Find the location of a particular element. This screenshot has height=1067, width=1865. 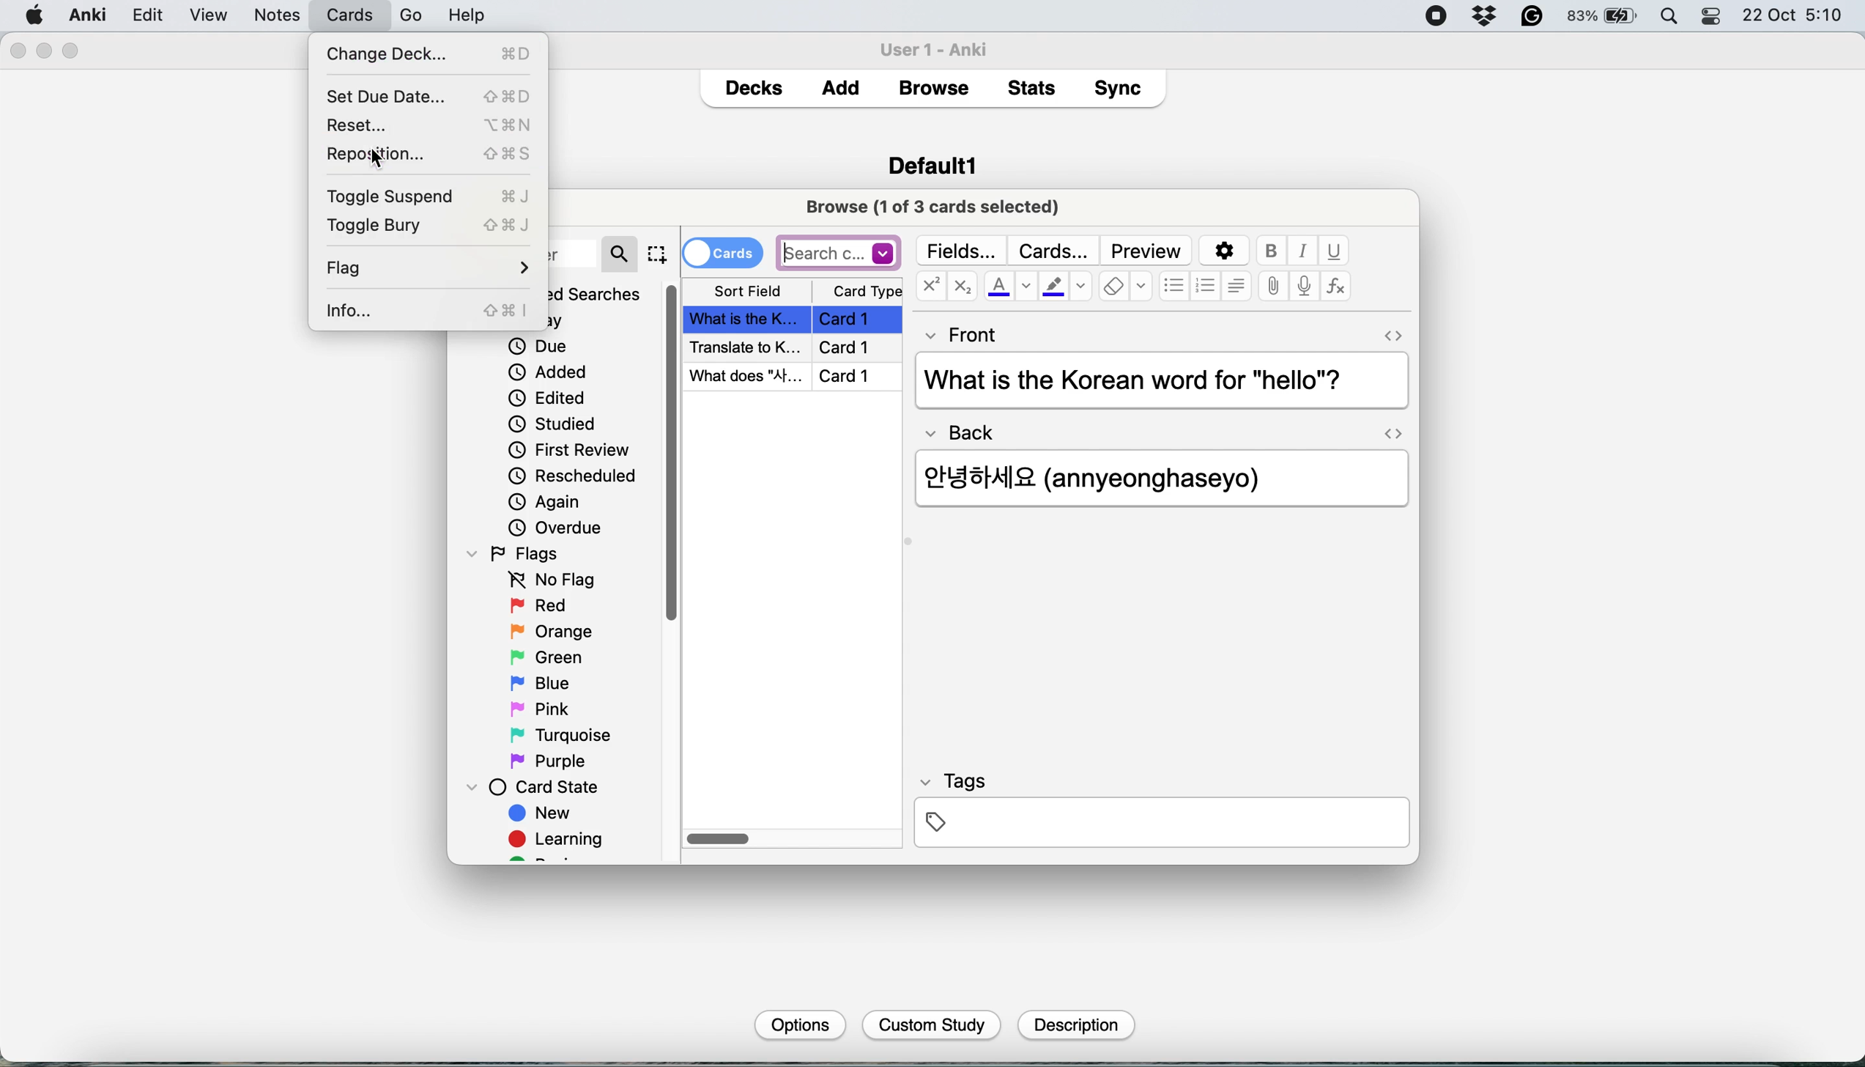

reset is located at coordinates (429, 123).